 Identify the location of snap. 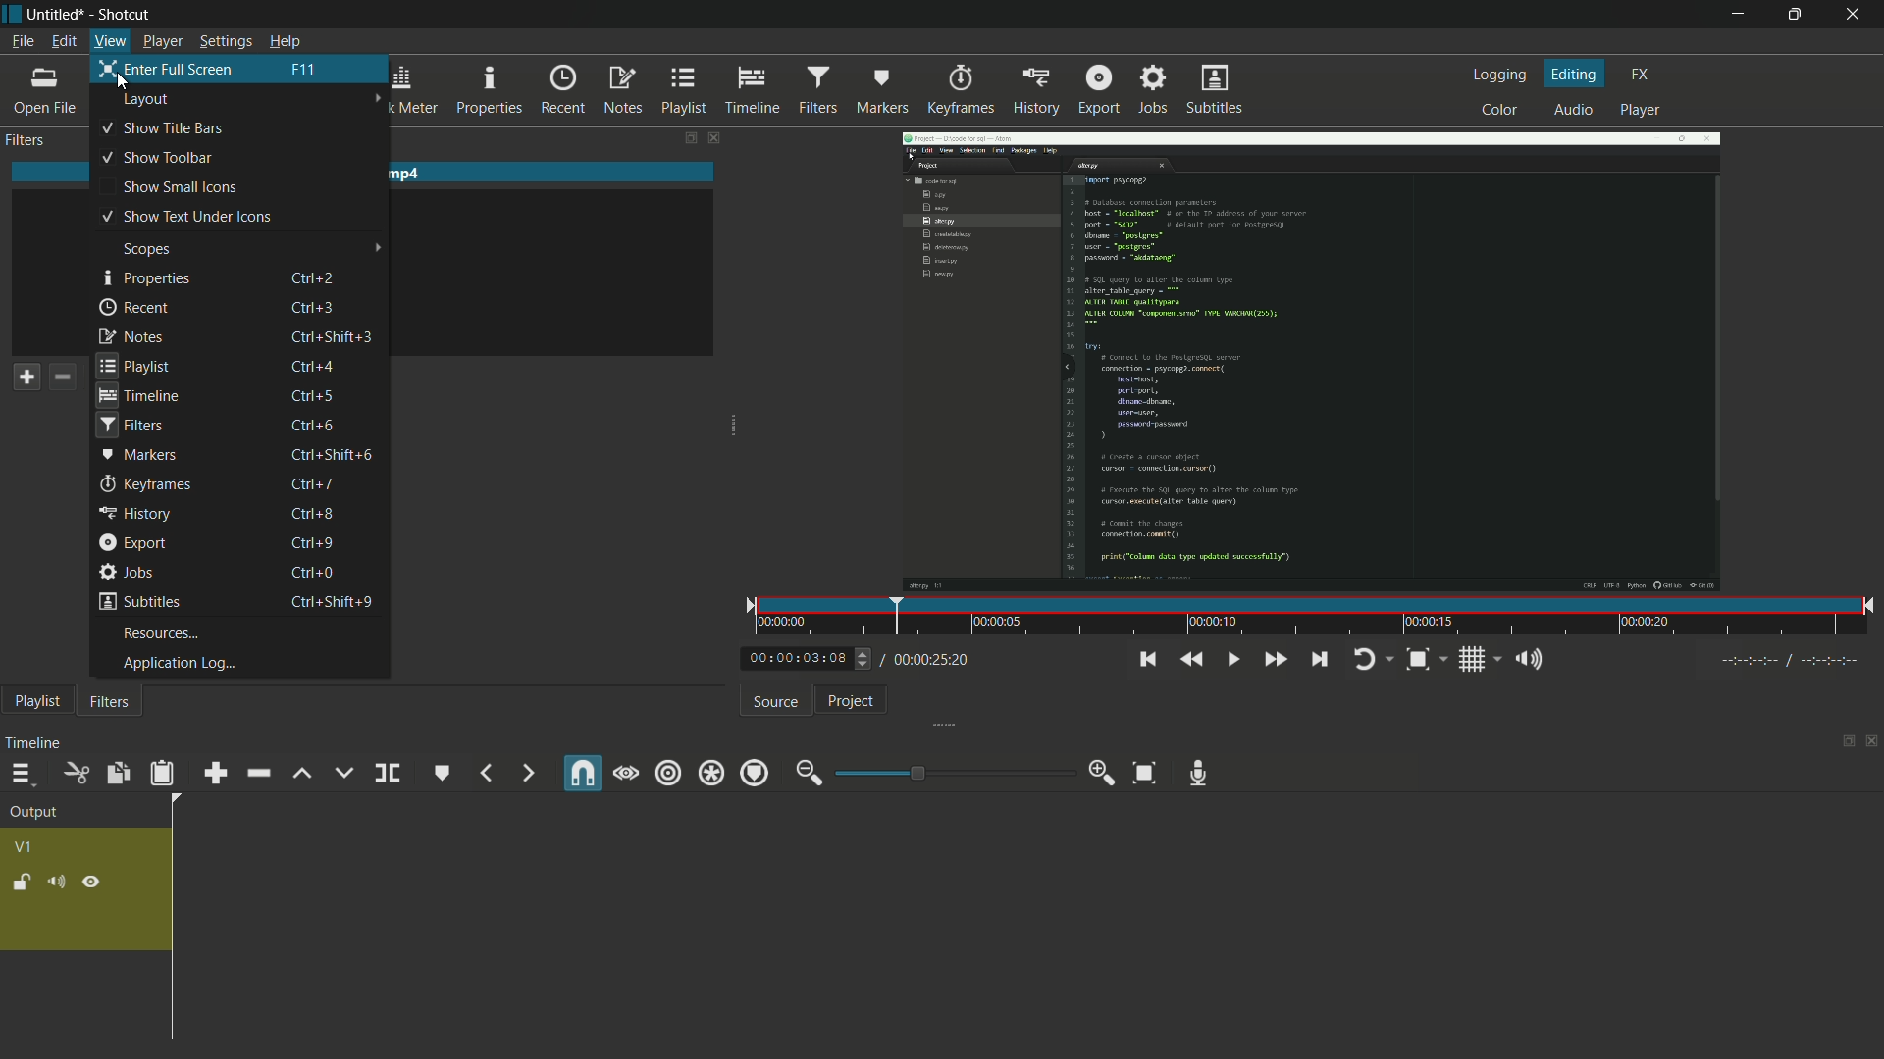
(581, 773).